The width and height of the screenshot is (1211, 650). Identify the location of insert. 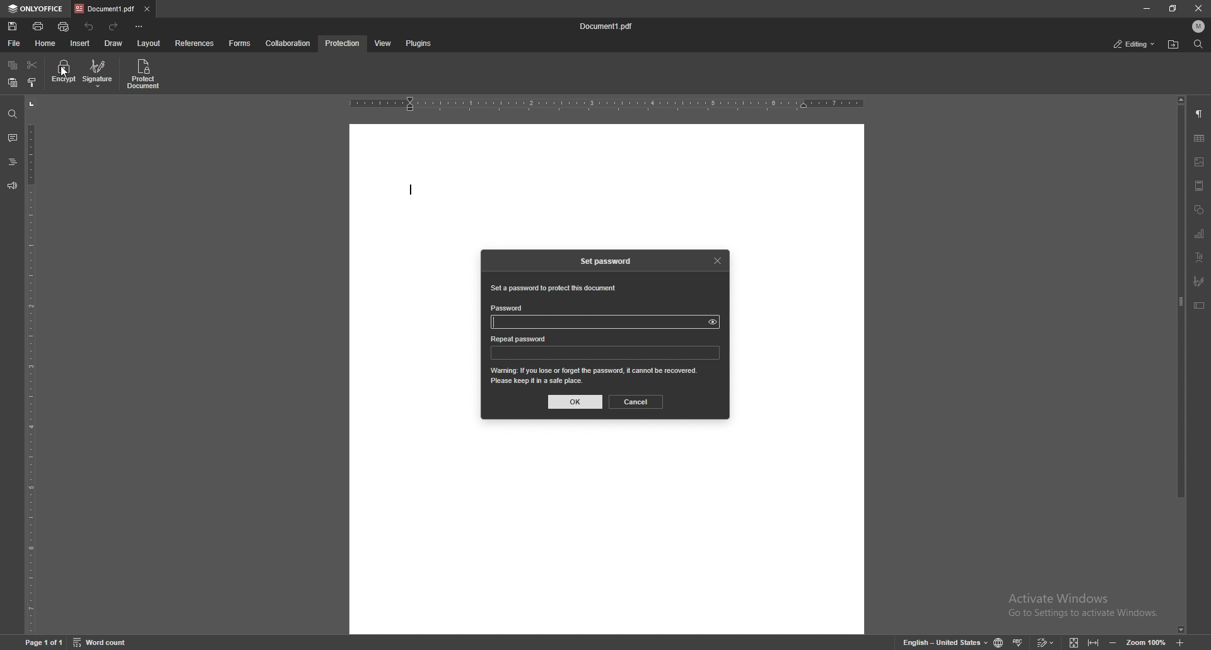
(79, 44).